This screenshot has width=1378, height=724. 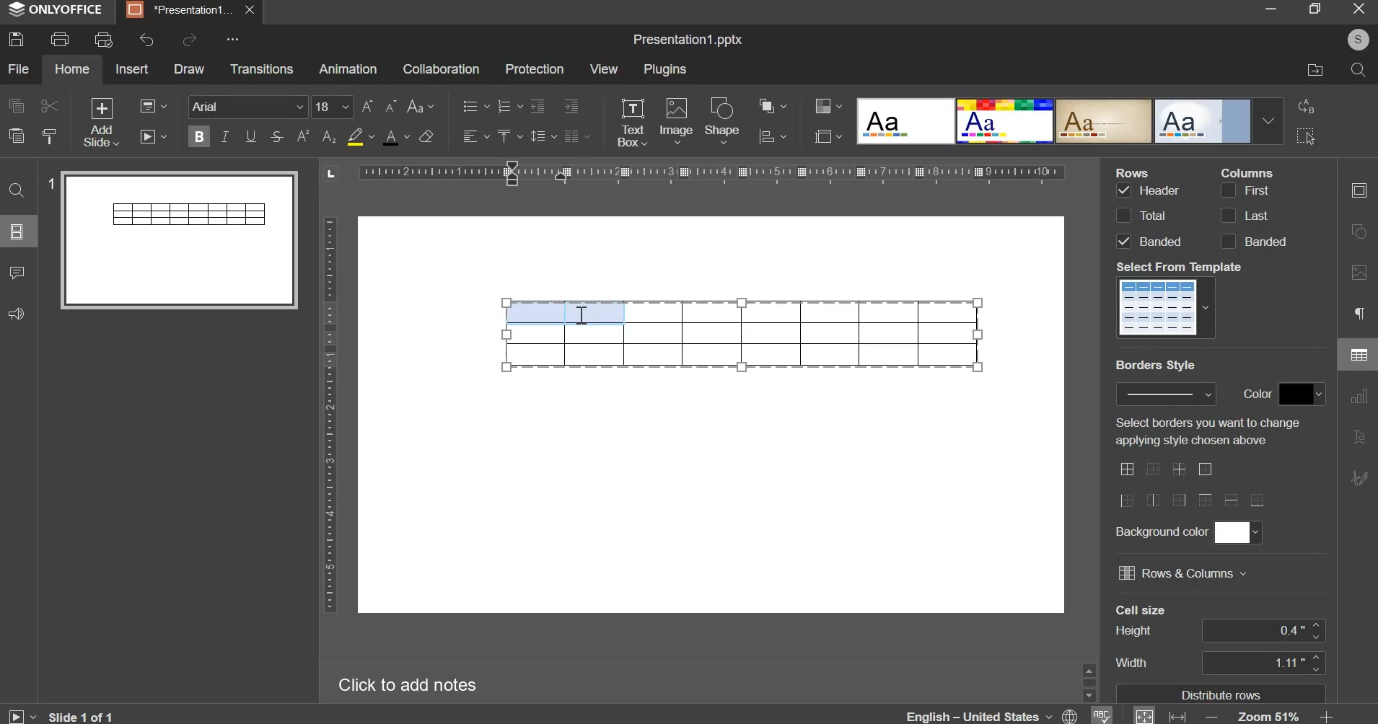 I want to click on animation, so click(x=347, y=69).